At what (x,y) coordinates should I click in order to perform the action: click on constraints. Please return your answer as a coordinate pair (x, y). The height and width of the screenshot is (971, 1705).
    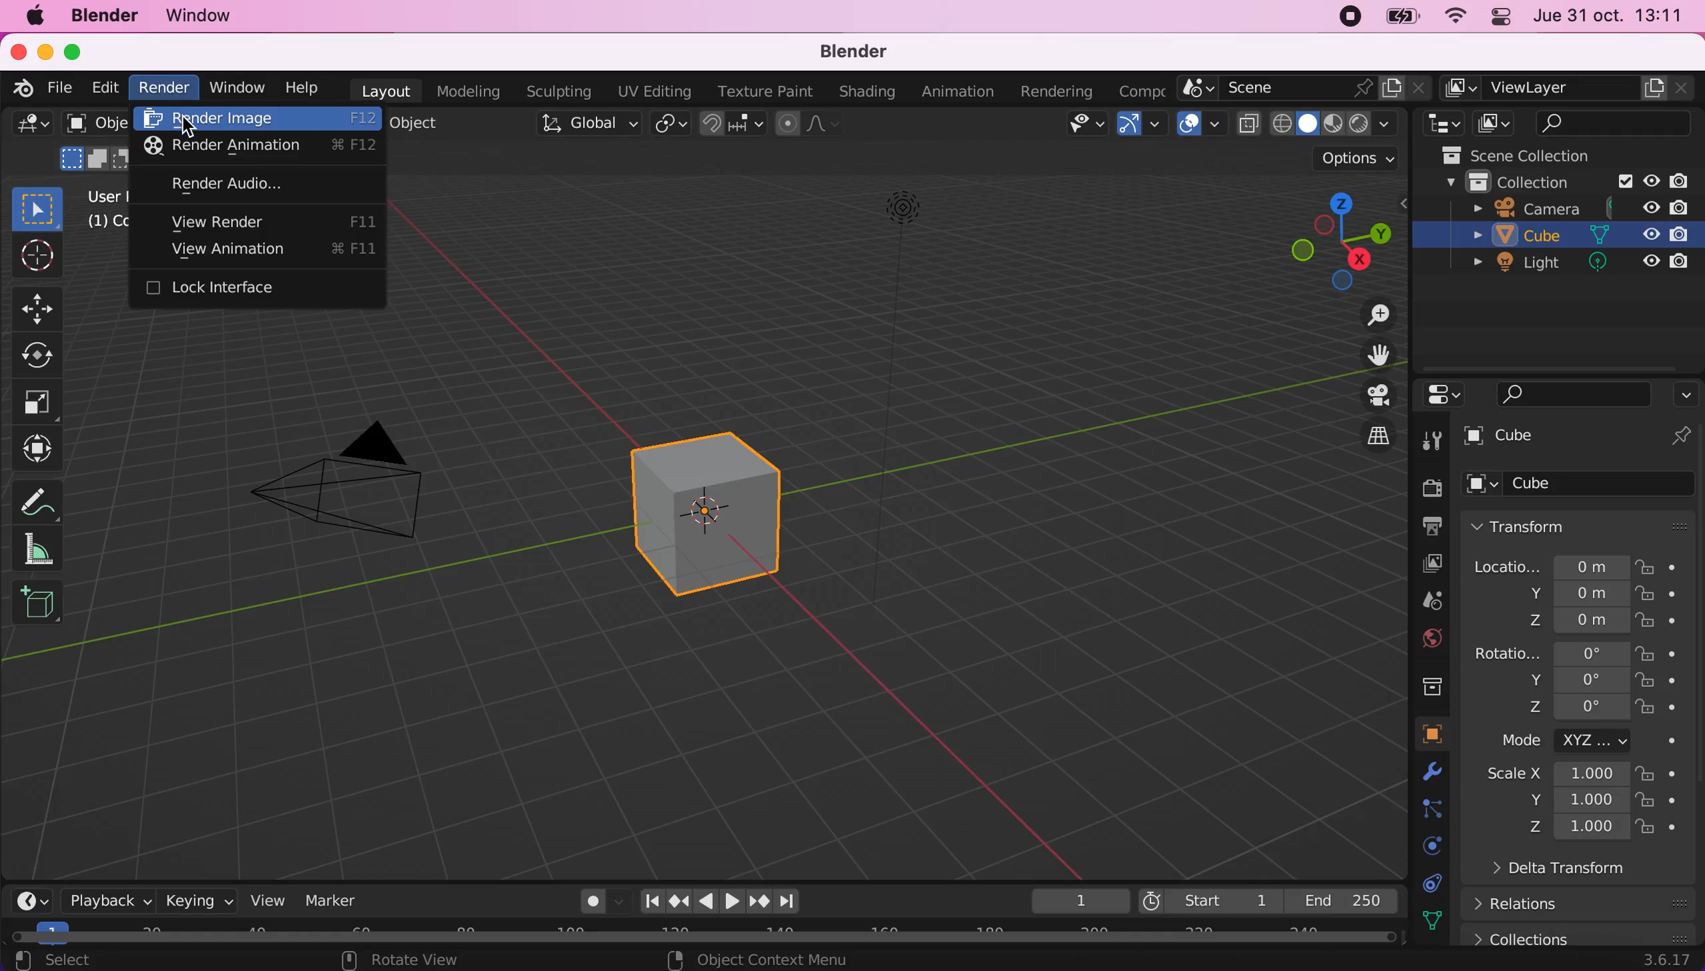
    Looking at the image, I should click on (1434, 810).